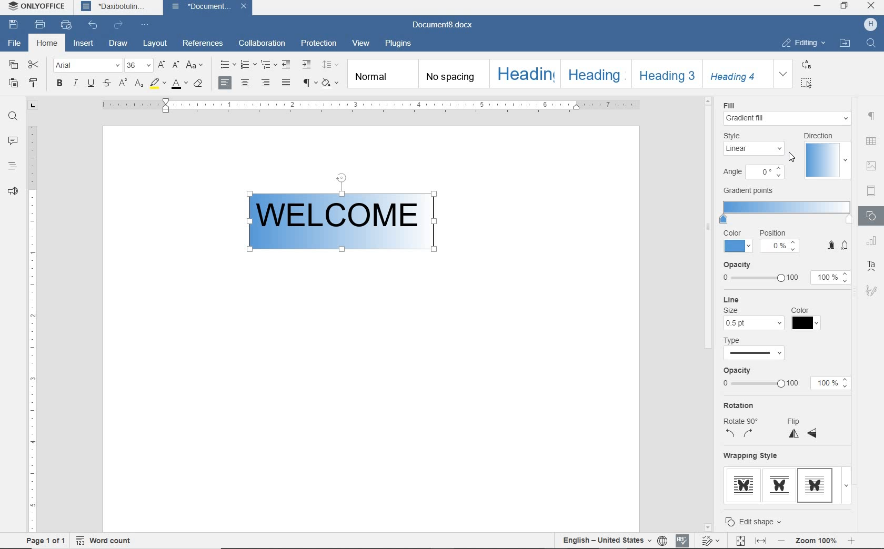 The image size is (884, 549). I want to click on Zoom in, so click(851, 541).